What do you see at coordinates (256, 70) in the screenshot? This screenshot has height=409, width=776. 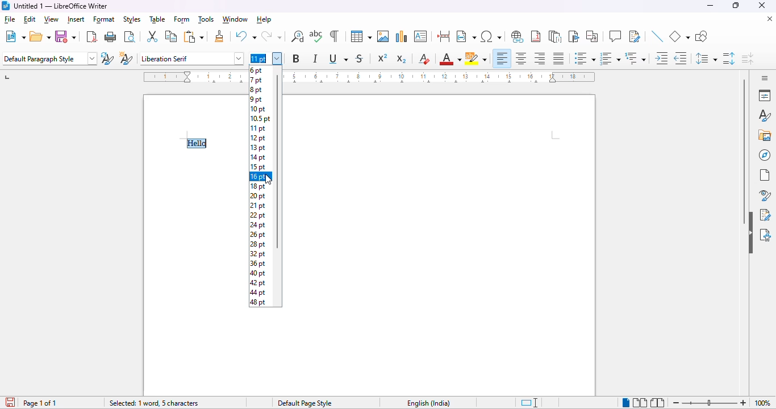 I see `6 pt` at bounding box center [256, 70].